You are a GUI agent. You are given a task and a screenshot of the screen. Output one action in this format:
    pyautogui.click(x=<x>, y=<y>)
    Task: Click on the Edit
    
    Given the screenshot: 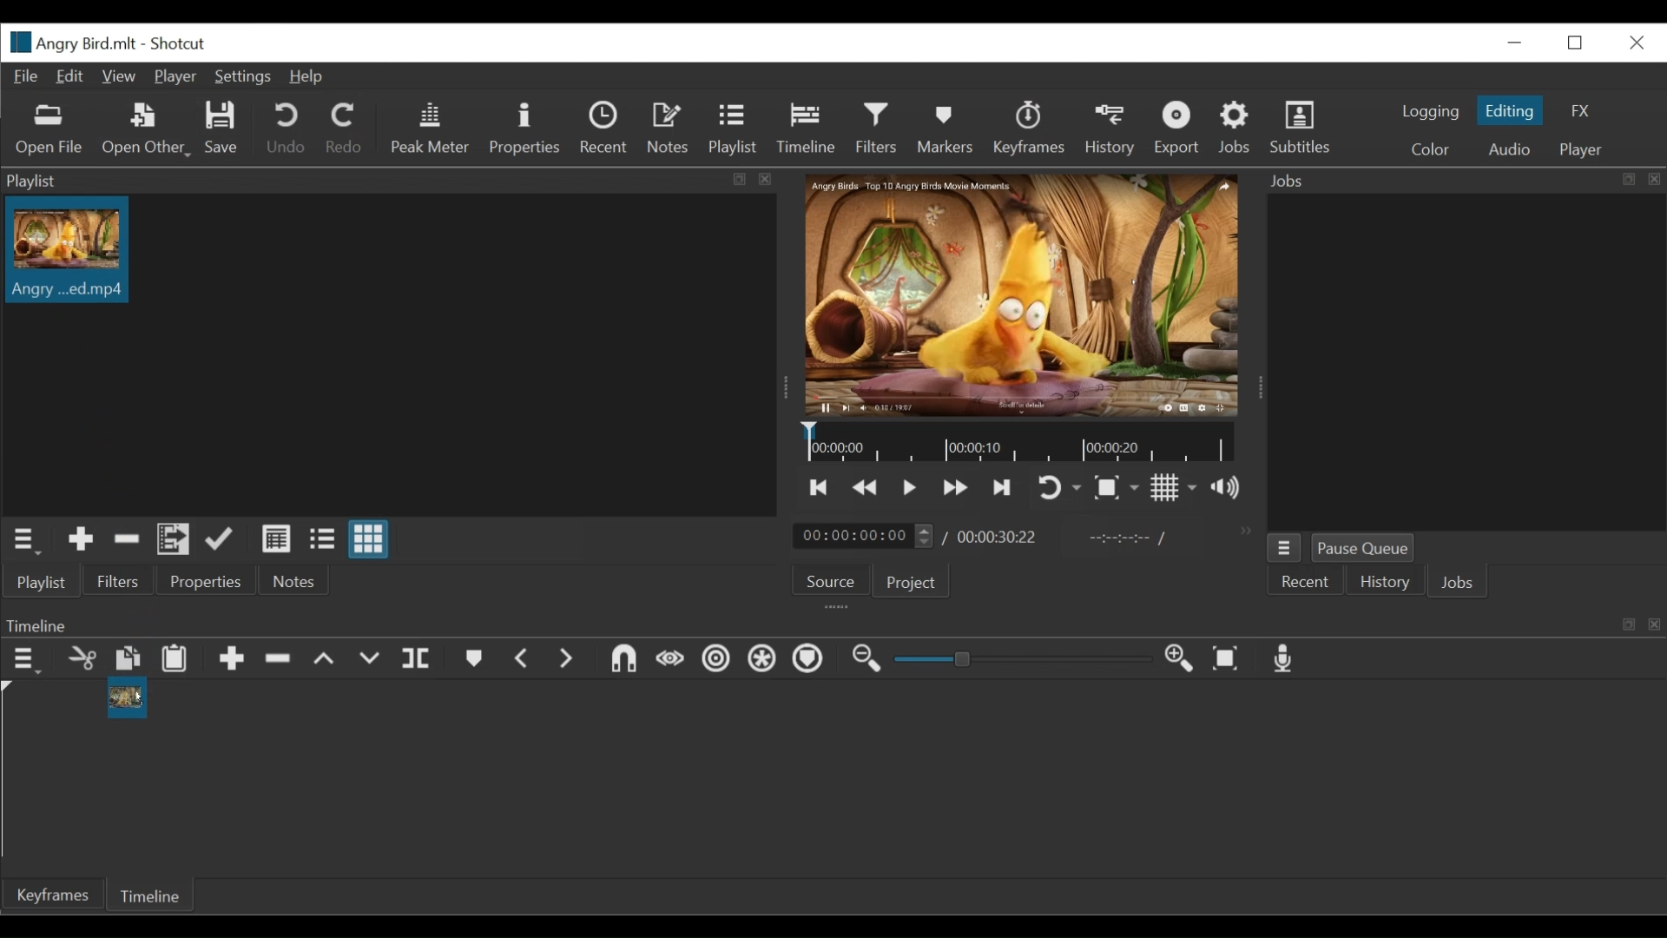 What is the action you would take?
    pyautogui.click(x=70, y=77)
    